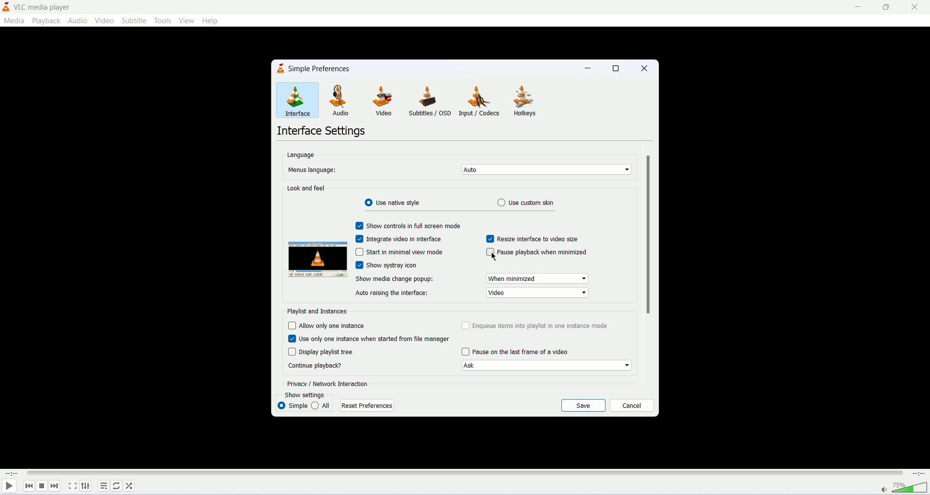  What do you see at coordinates (587, 68) in the screenshot?
I see `minimize` at bounding box center [587, 68].